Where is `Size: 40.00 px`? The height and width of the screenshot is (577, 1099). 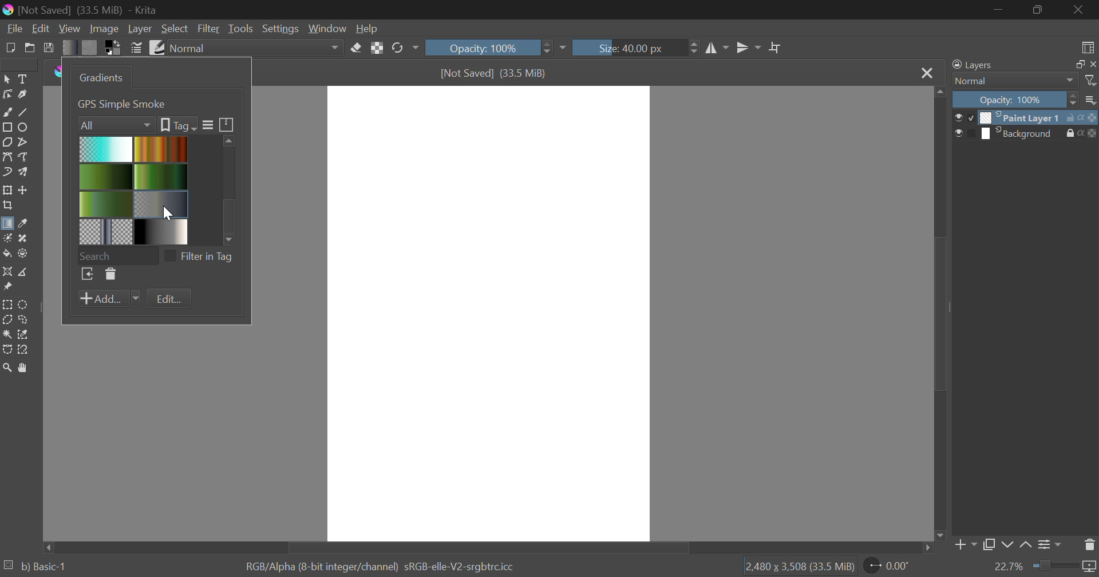 Size: 40.00 px is located at coordinates (637, 46).